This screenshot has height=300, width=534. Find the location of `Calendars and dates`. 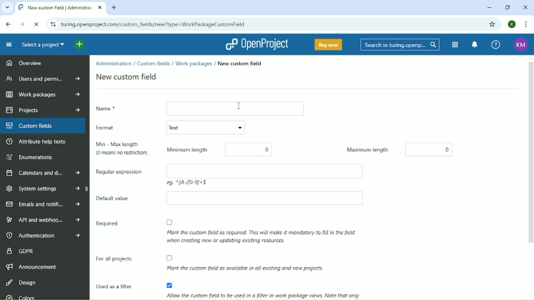

Calendars and dates is located at coordinates (44, 173).